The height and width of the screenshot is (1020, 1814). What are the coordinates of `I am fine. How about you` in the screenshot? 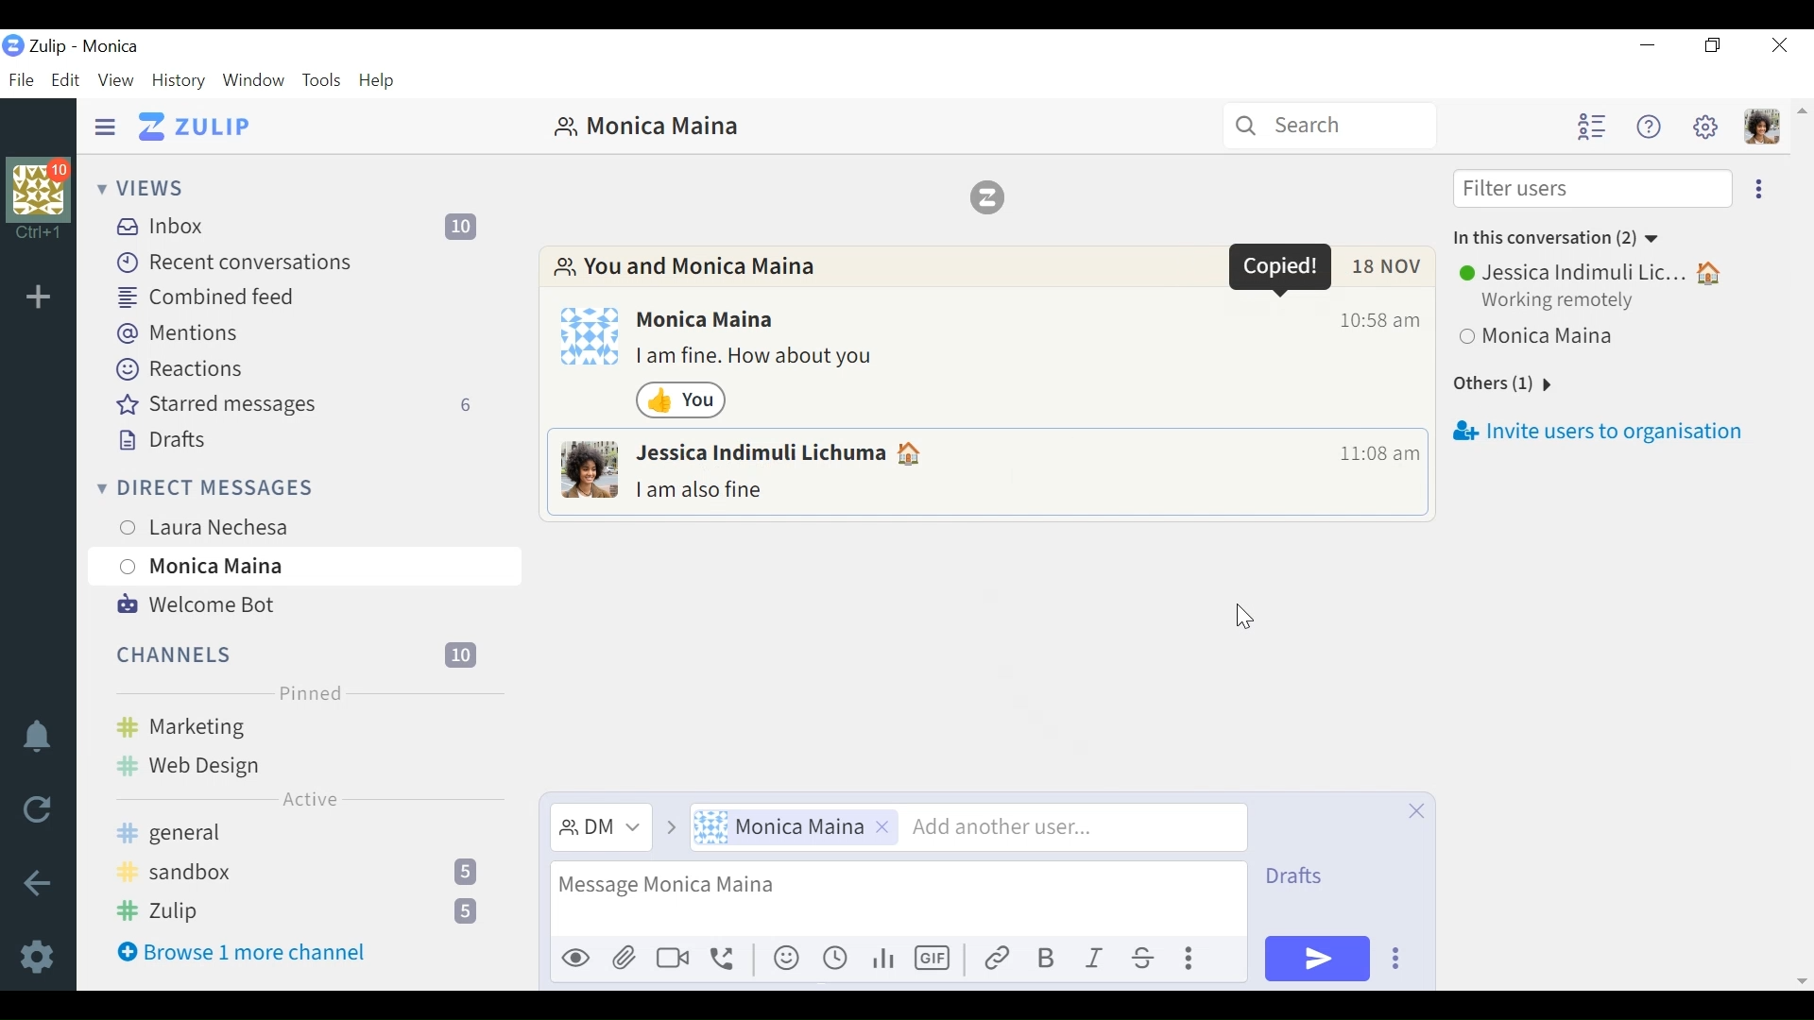 It's located at (761, 359).